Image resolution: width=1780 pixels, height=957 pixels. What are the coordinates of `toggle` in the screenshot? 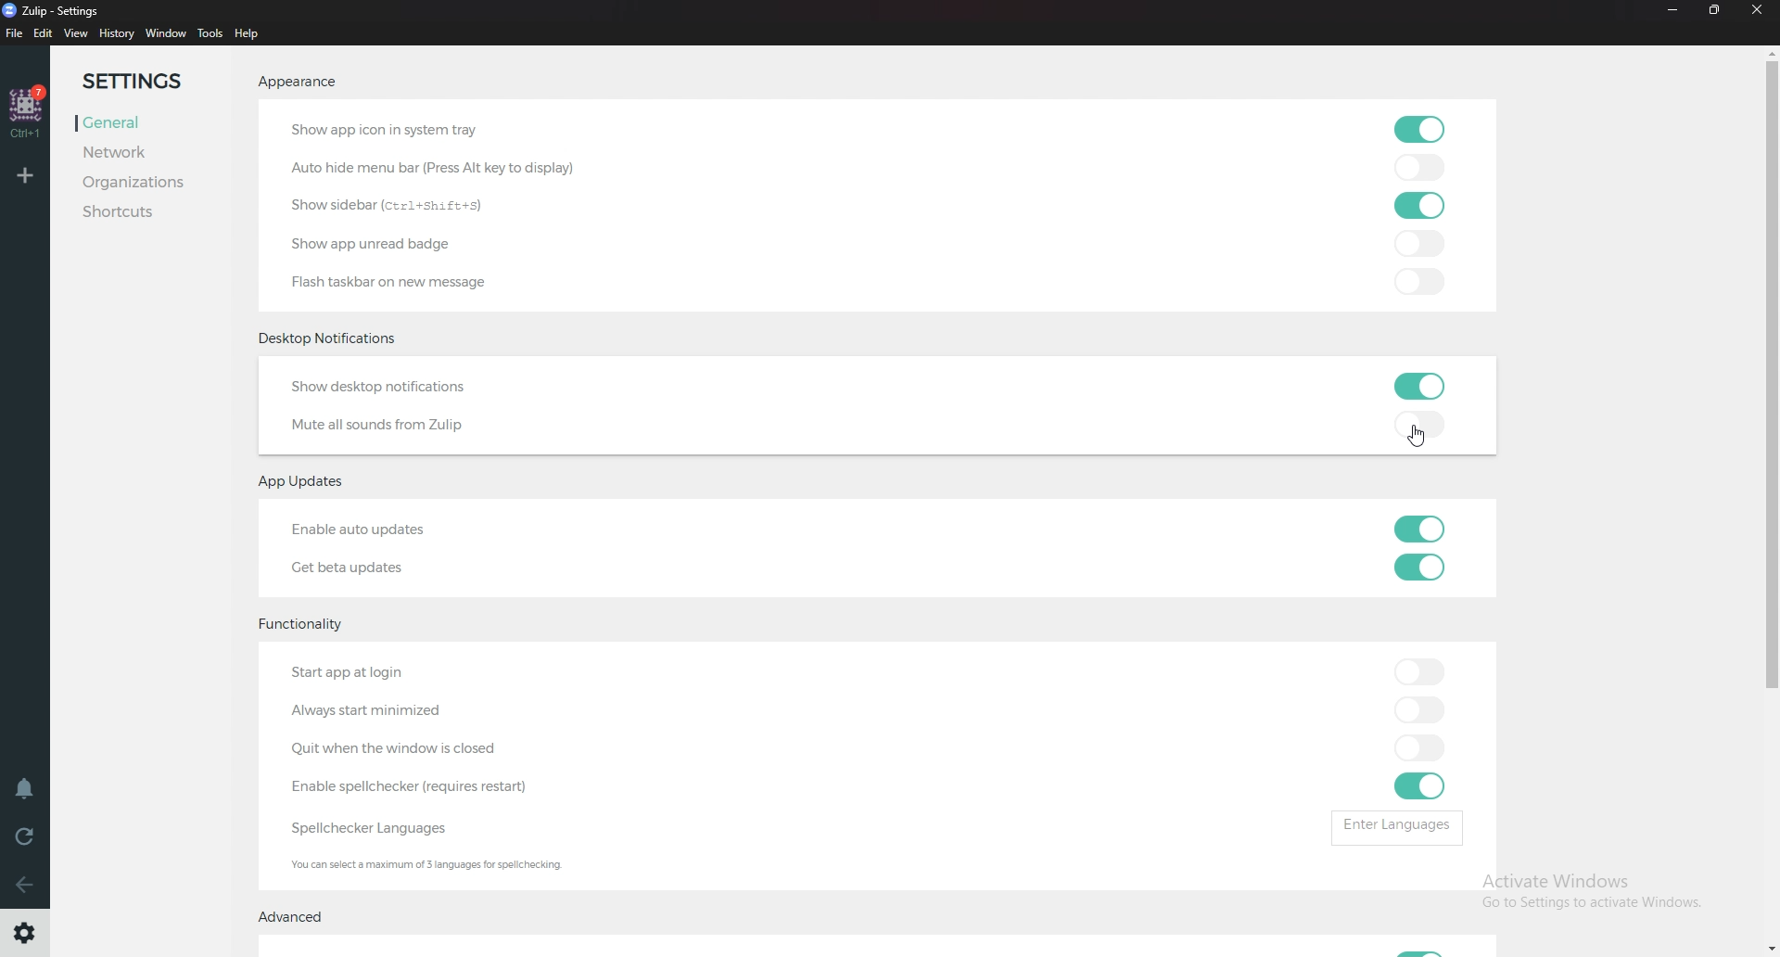 It's located at (1419, 168).